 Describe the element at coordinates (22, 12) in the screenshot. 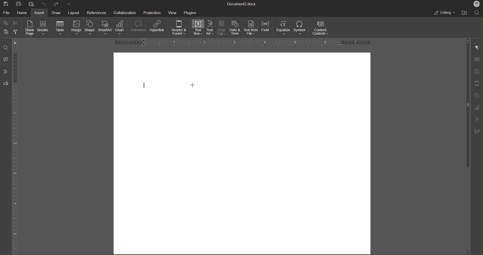

I see `Home` at that location.